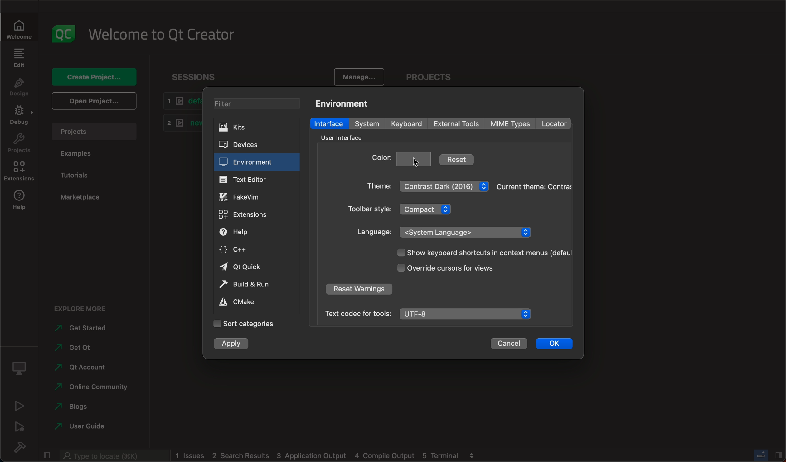 Image resolution: width=786 pixels, height=462 pixels. What do you see at coordinates (20, 203) in the screenshot?
I see `help` at bounding box center [20, 203].